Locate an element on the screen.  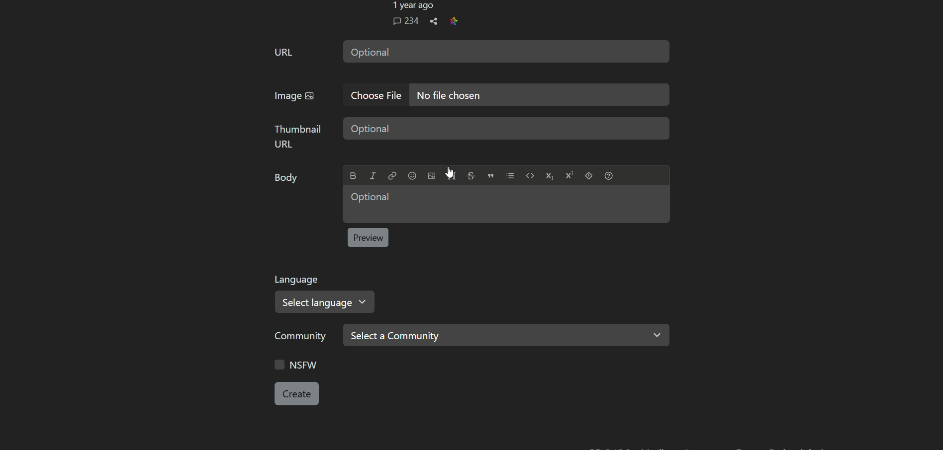
Body is located at coordinates (286, 178).